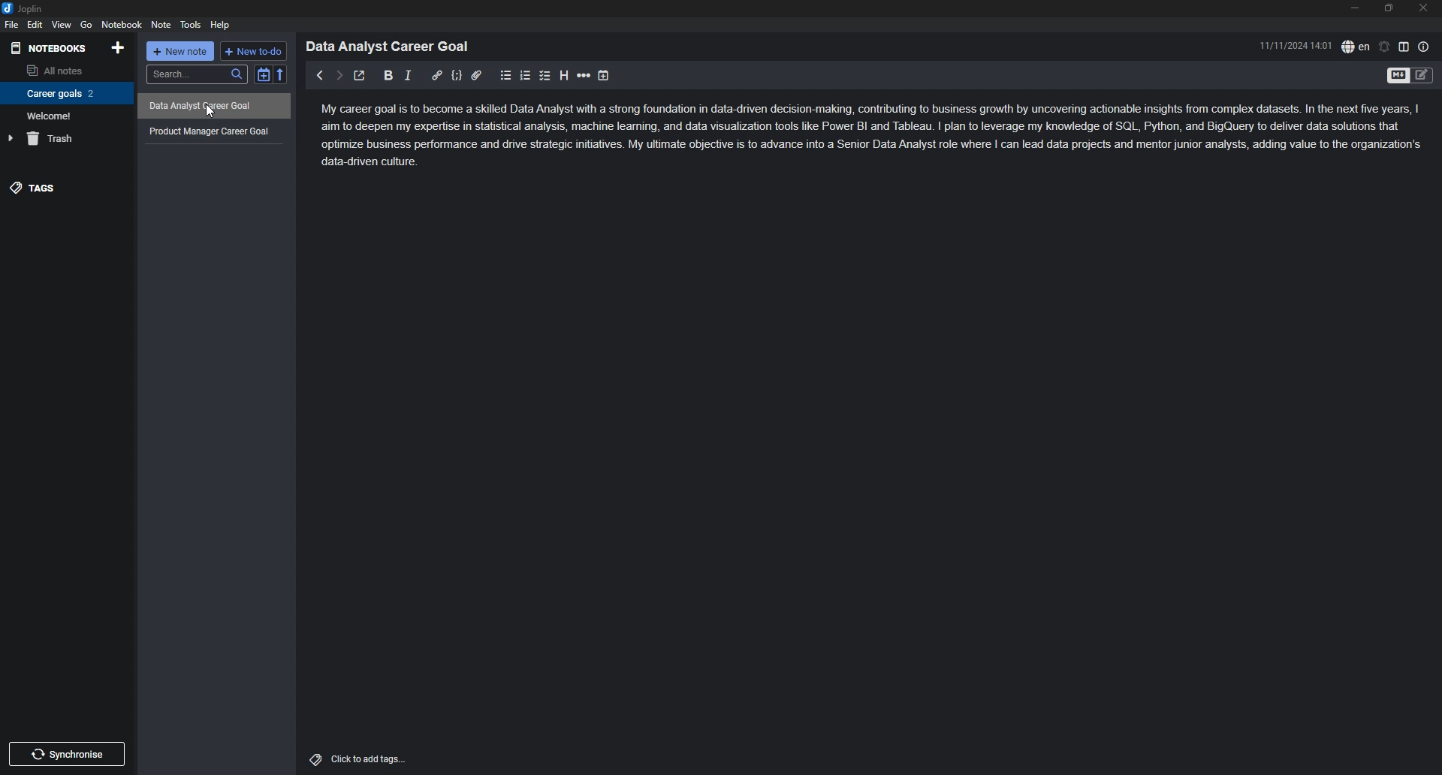  Describe the element at coordinates (1424, 47) in the screenshot. I see `note properties` at that location.